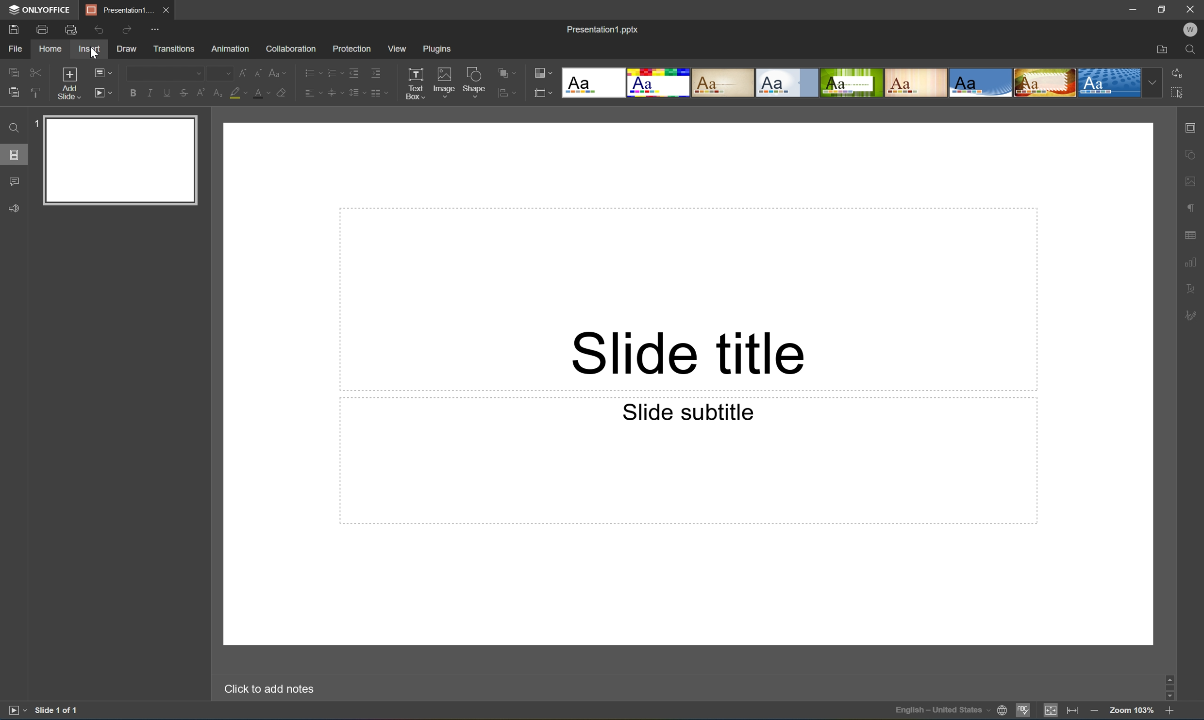 This screenshot has height=720, width=1204. I want to click on Protection, so click(351, 49).